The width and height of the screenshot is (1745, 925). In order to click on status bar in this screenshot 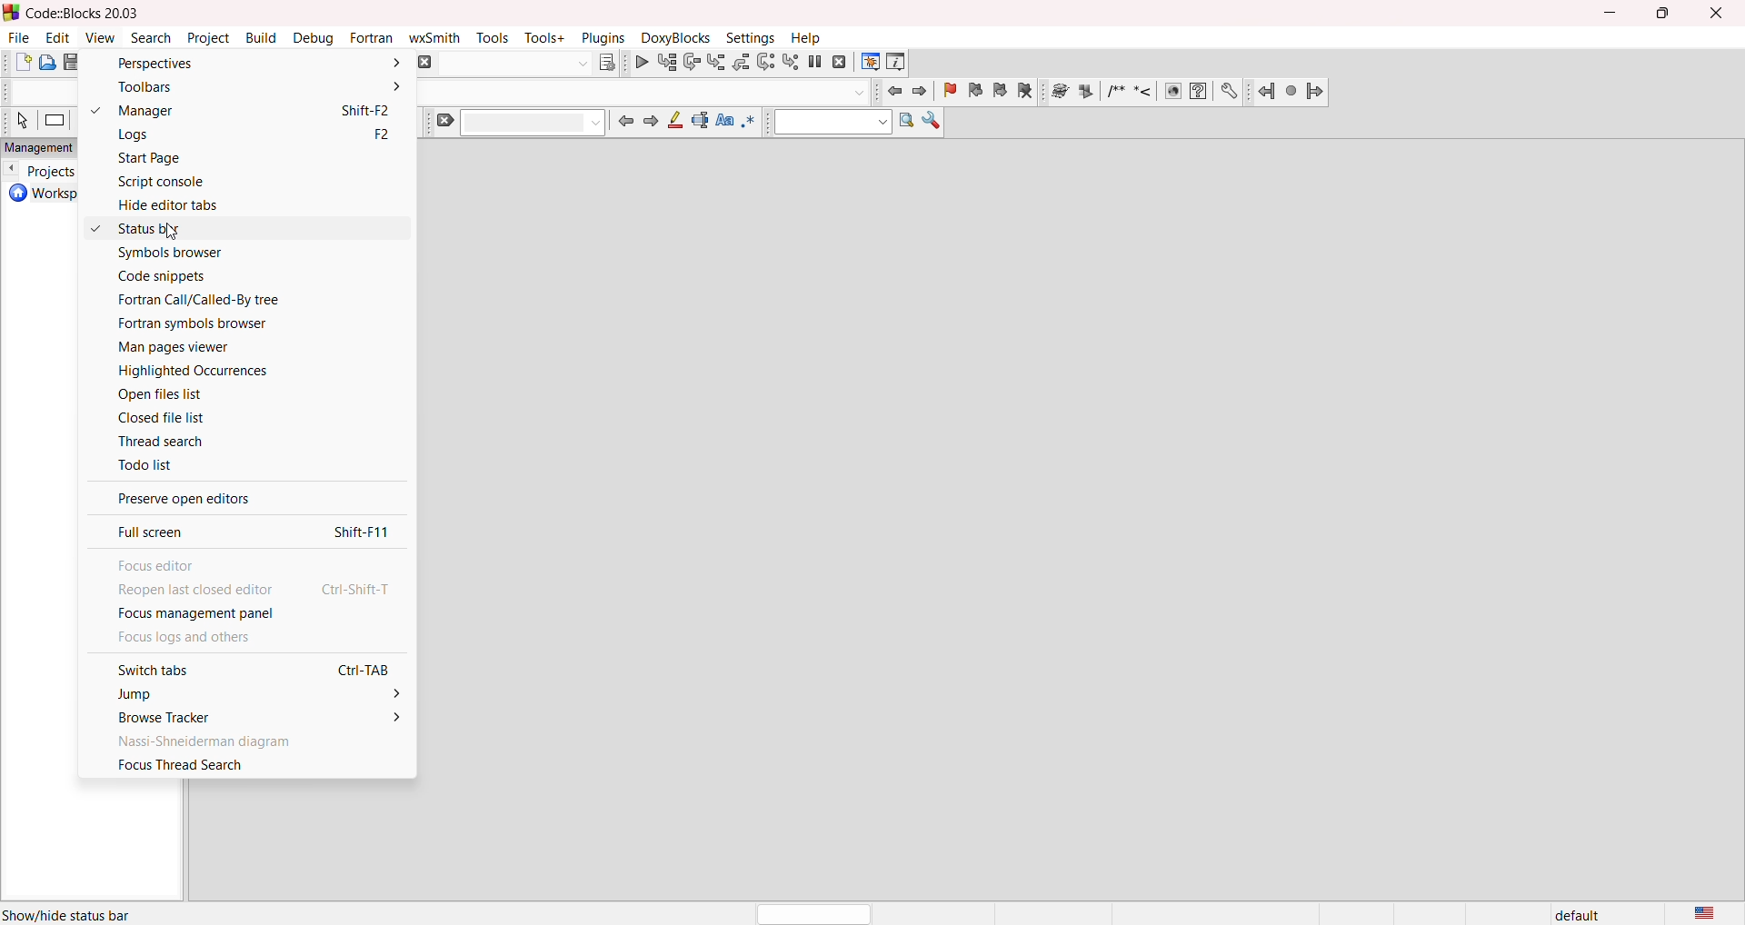, I will do `click(242, 229)`.